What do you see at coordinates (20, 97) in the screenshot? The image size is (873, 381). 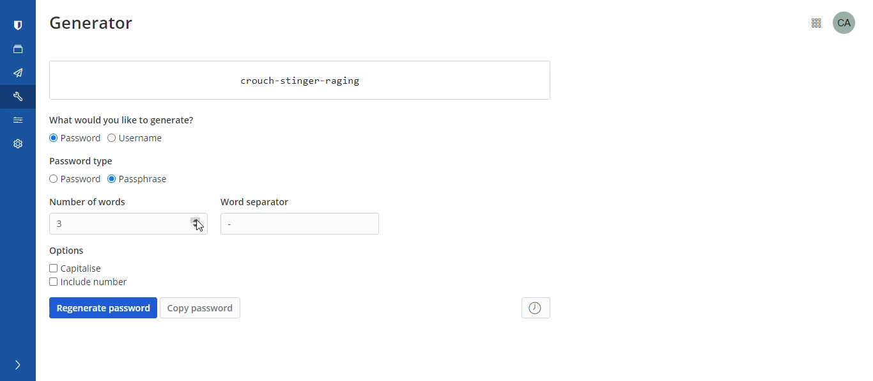 I see `tools` at bounding box center [20, 97].